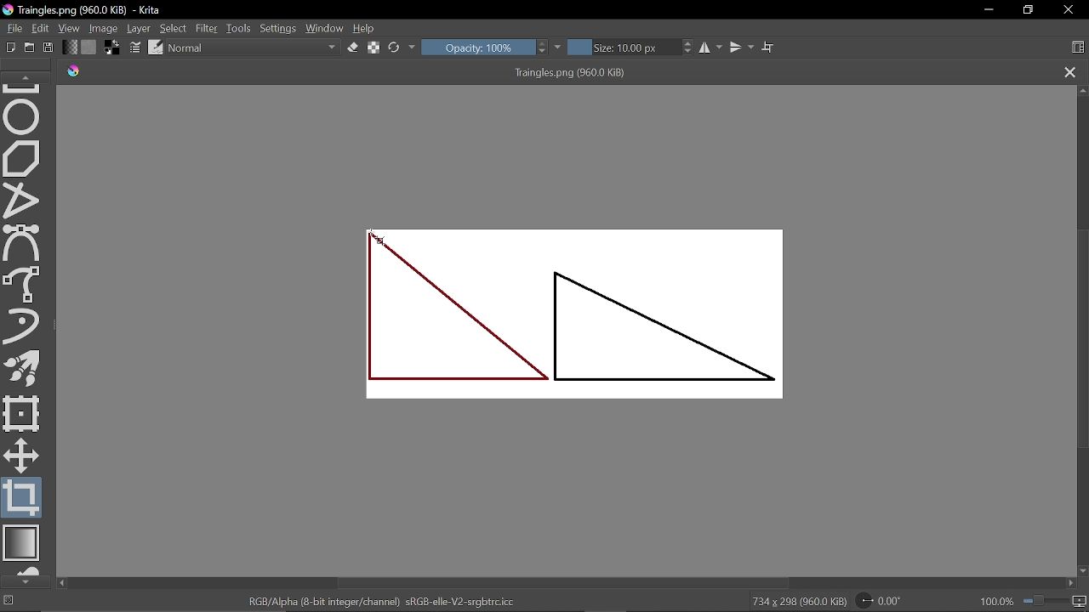 The width and height of the screenshot is (1089, 612). What do you see at coordinates (70, 47) in the screenshot?
I see `Fill gradient` at bounding box center [70, 47].